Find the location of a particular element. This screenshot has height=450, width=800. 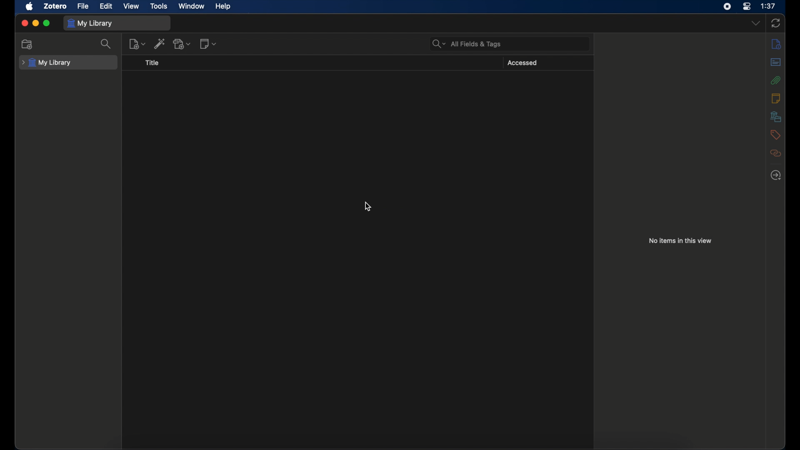

new item is located at coordinates (138, 46).